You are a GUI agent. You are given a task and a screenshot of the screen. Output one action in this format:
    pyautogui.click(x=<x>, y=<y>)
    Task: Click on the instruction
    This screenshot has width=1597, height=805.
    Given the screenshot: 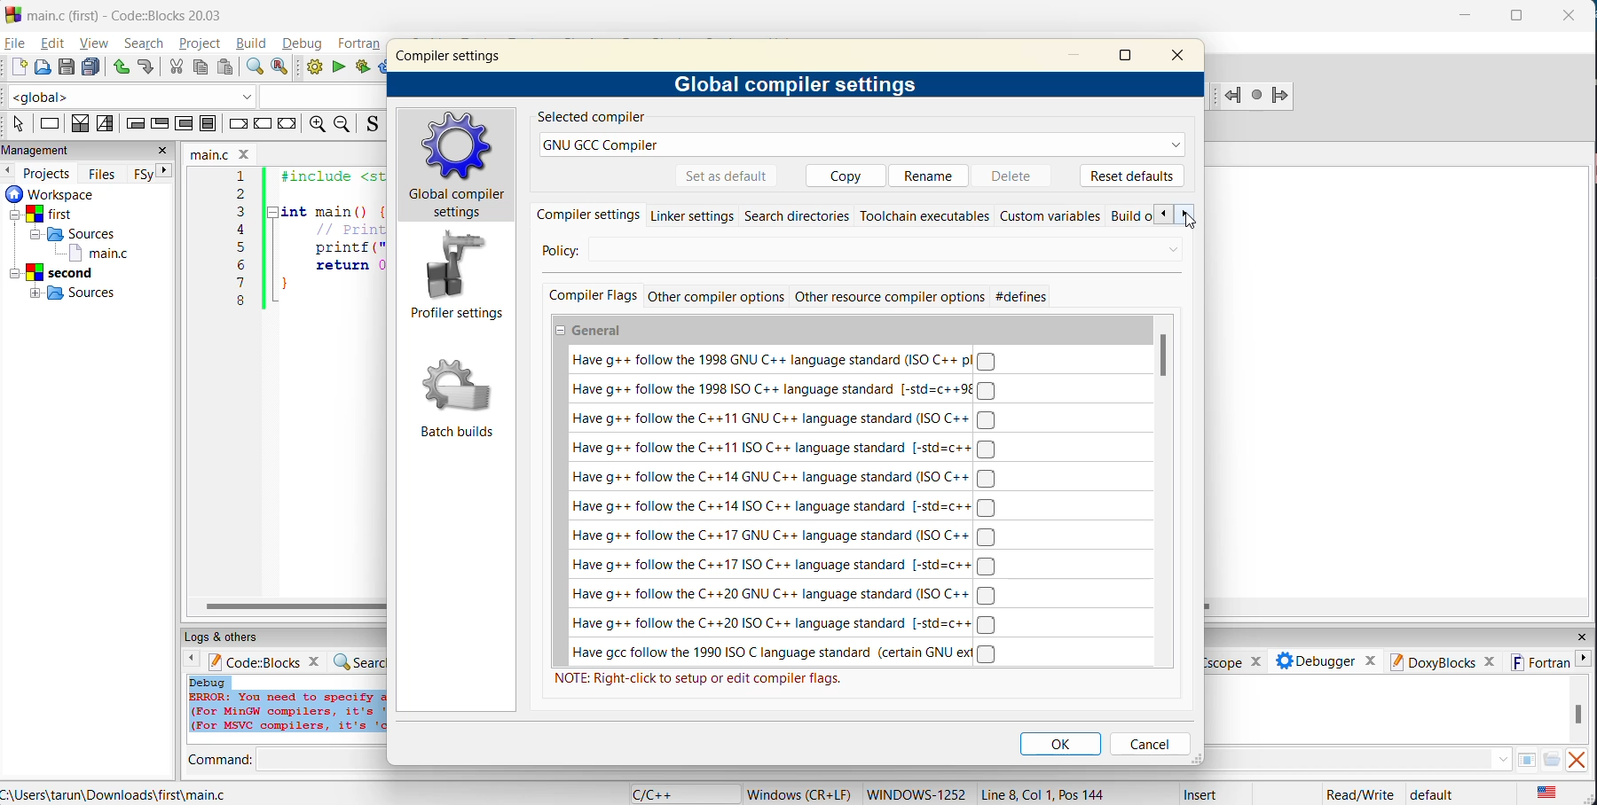 What is the action you would take?
    pyautogui.click(x=51, y=126)
    